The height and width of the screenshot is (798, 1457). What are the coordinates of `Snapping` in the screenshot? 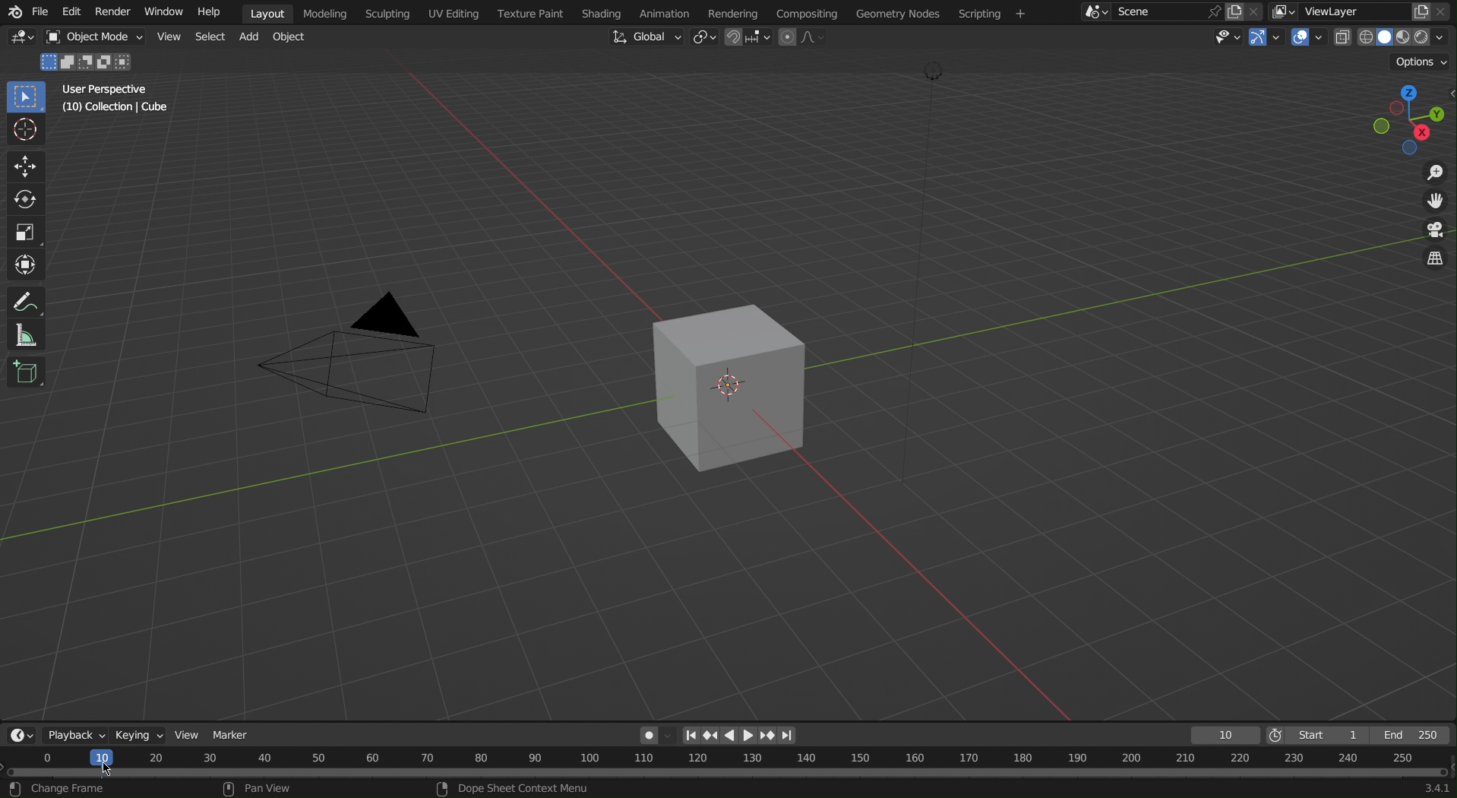 It's located at (749, 40).